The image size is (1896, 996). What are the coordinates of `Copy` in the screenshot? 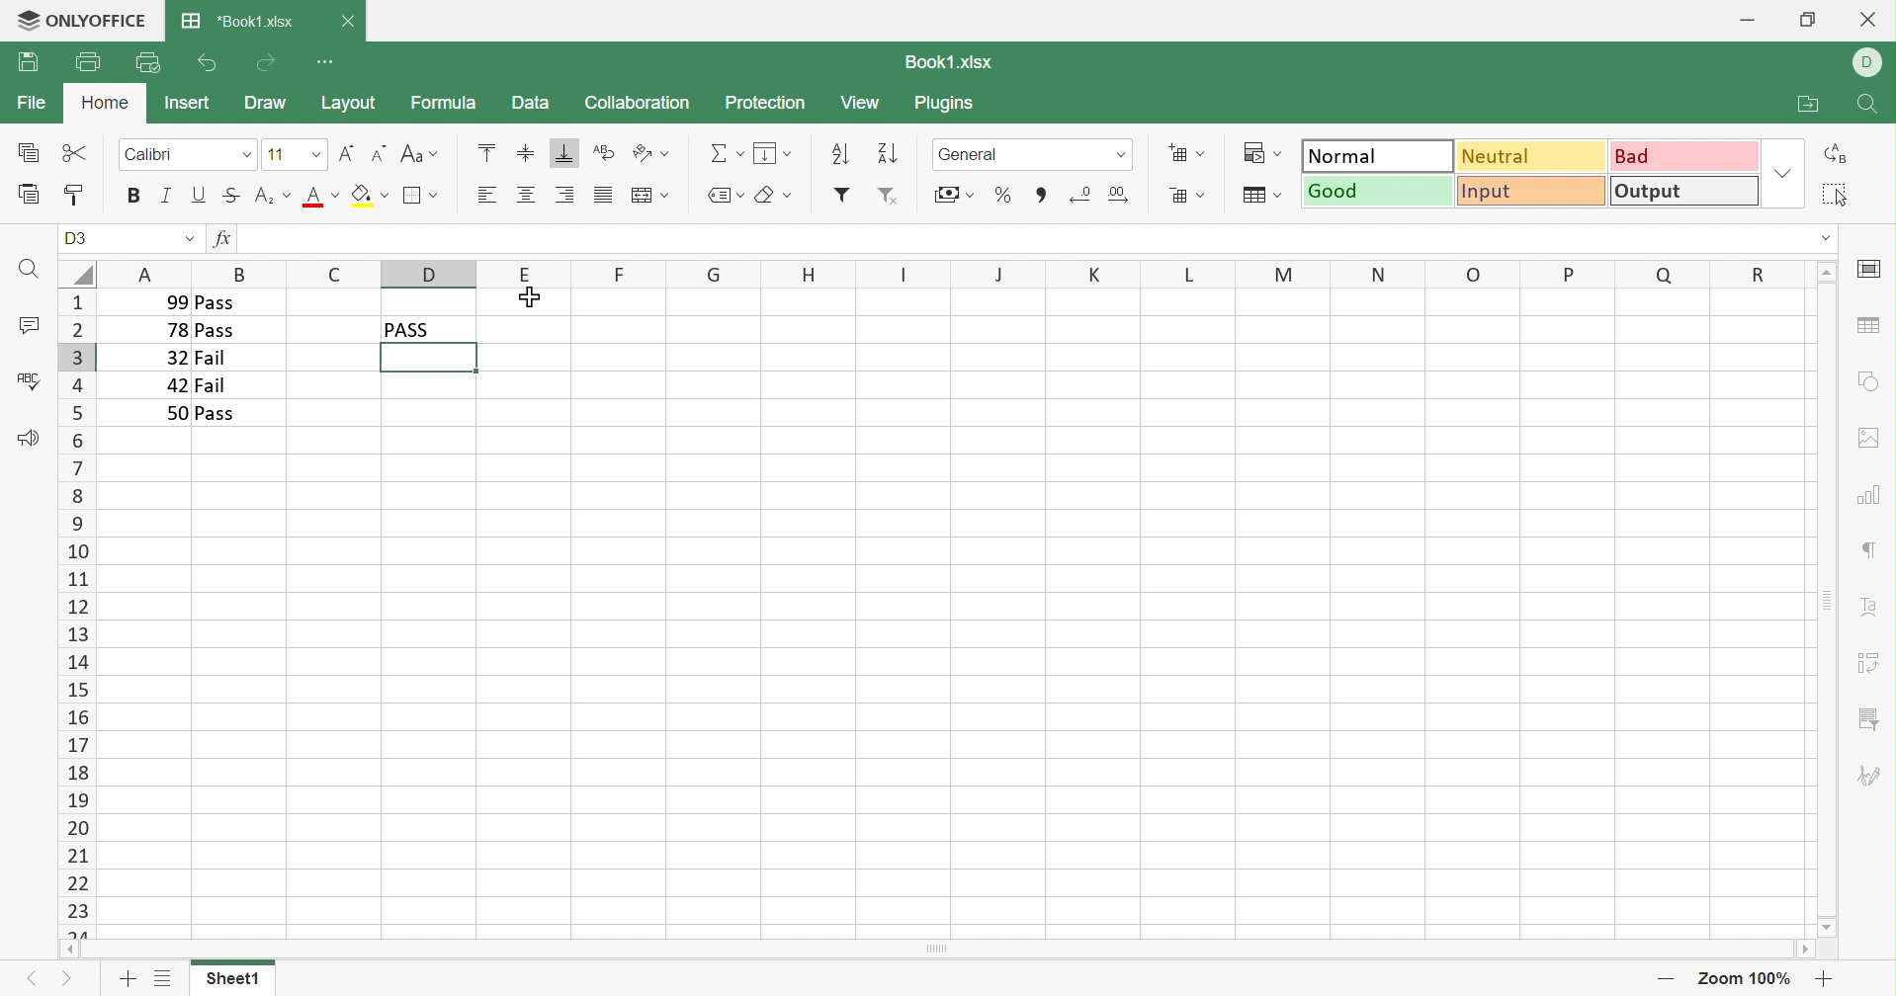 It's located at (31, 152).